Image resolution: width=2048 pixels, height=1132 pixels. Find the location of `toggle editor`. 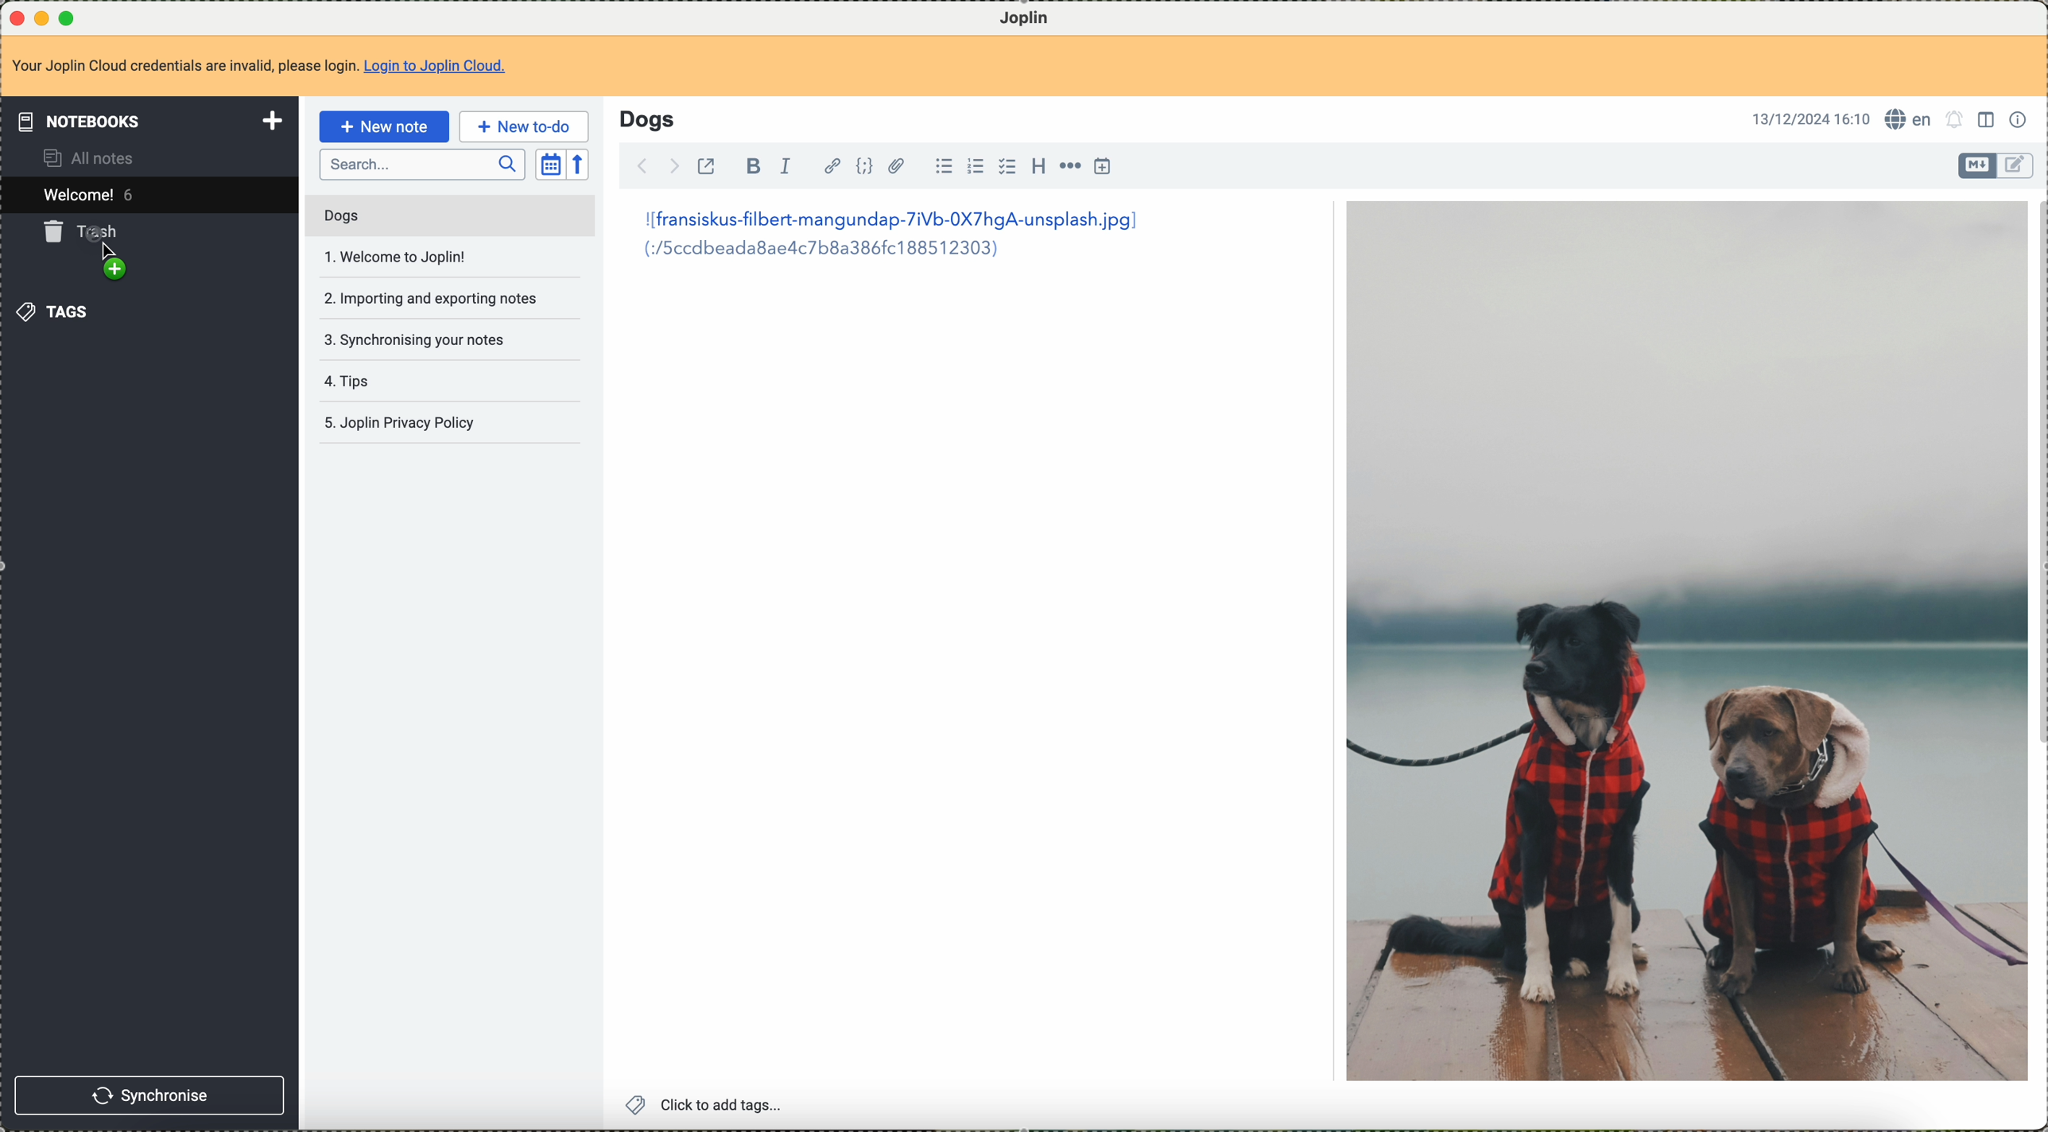

toggle editor is located at coordinates (1976, 166).